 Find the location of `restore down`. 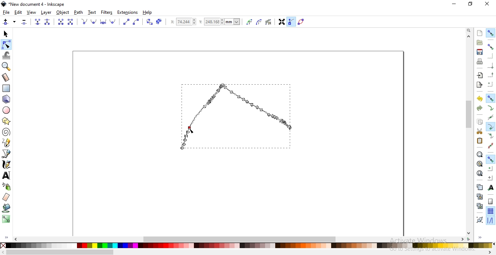

restore down is located at coordinates (471, 4).